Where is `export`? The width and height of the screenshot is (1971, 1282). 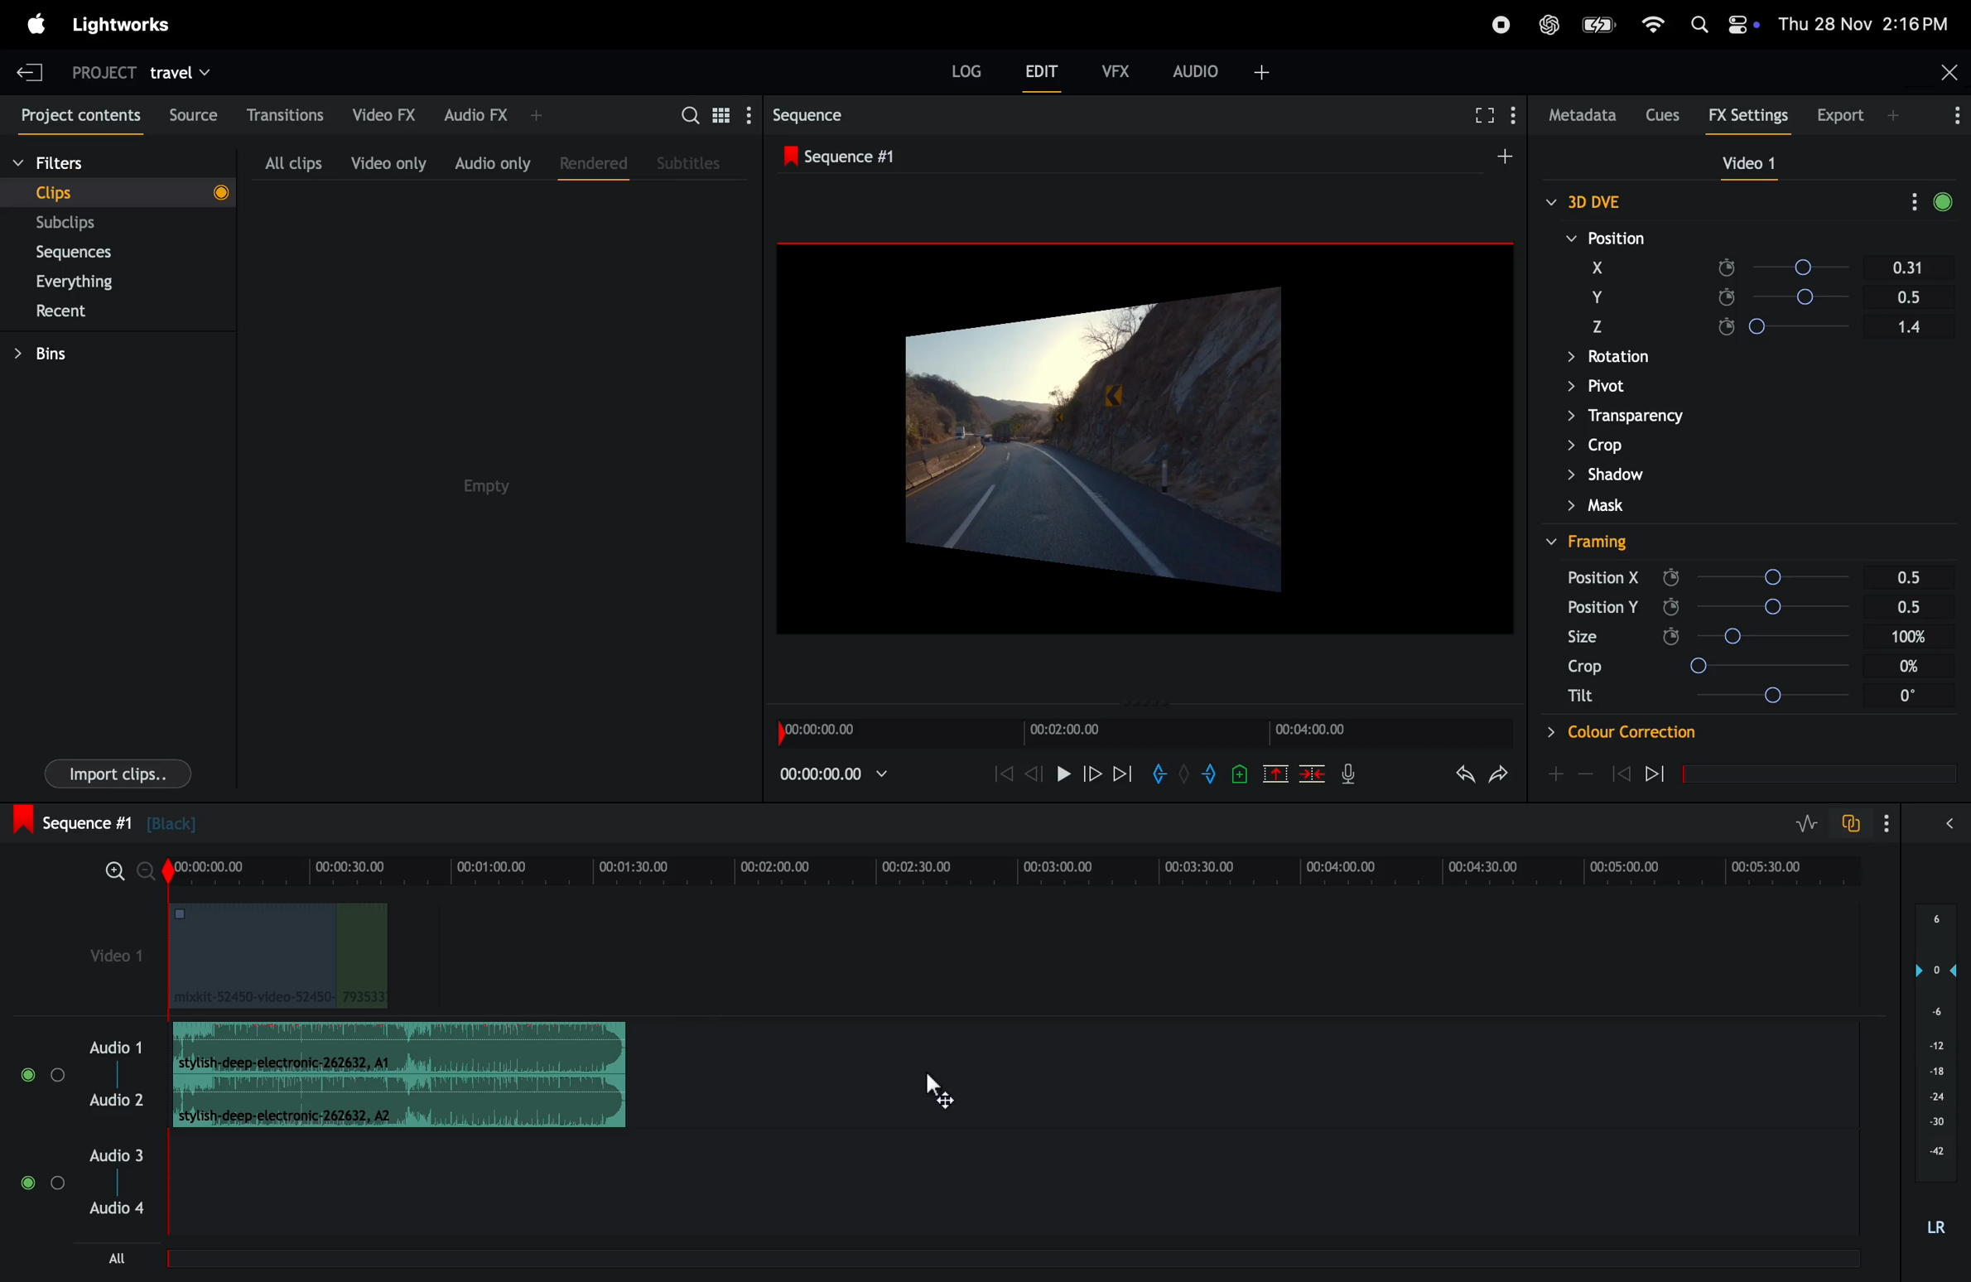
export is located at coordinates (1852, 113).